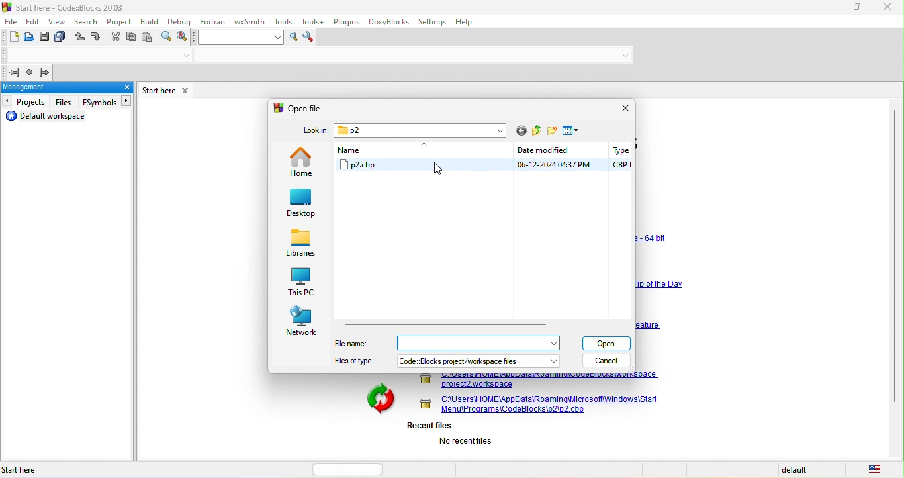 This screenshot has width=904, height=478. What do you see at coordinates (520, 132) in the screenshot?
I see `go to last folder` at bounding box center [520, 132].